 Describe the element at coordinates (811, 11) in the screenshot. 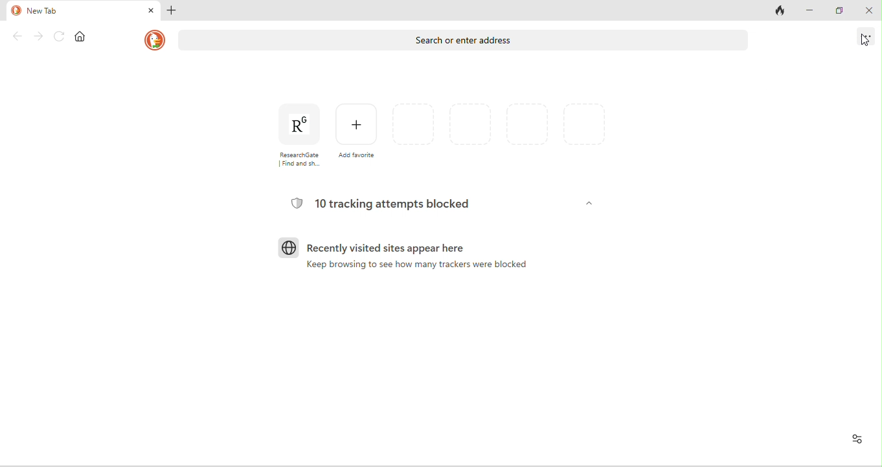

I see `minimize` at that location.